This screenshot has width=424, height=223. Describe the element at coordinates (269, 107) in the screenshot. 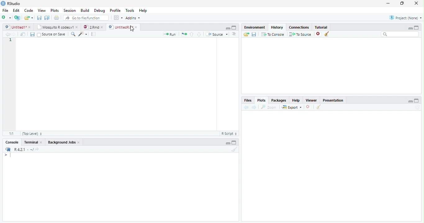

I see `Zoom` at that location.